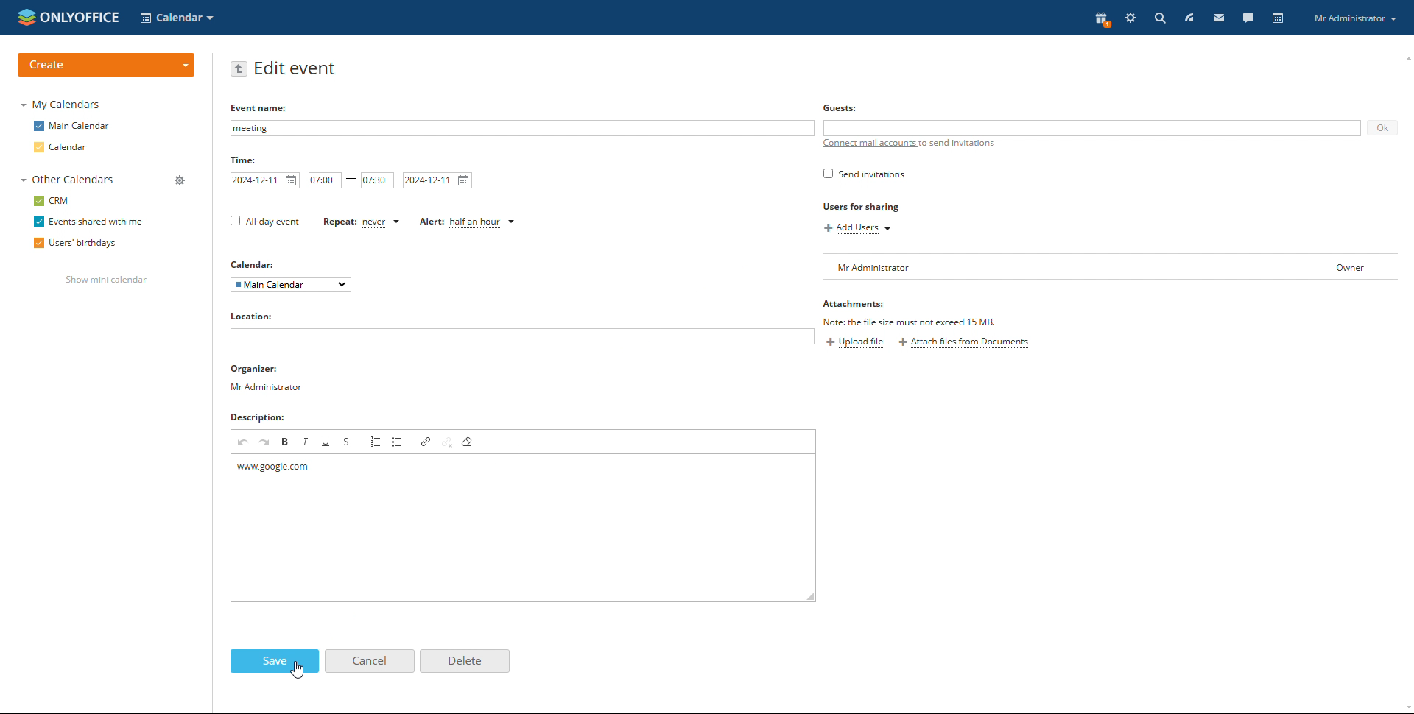  What do you see at coordinates (67, 179) in the screenshot?
I see `other calendar` at bounding box center [67, 179].